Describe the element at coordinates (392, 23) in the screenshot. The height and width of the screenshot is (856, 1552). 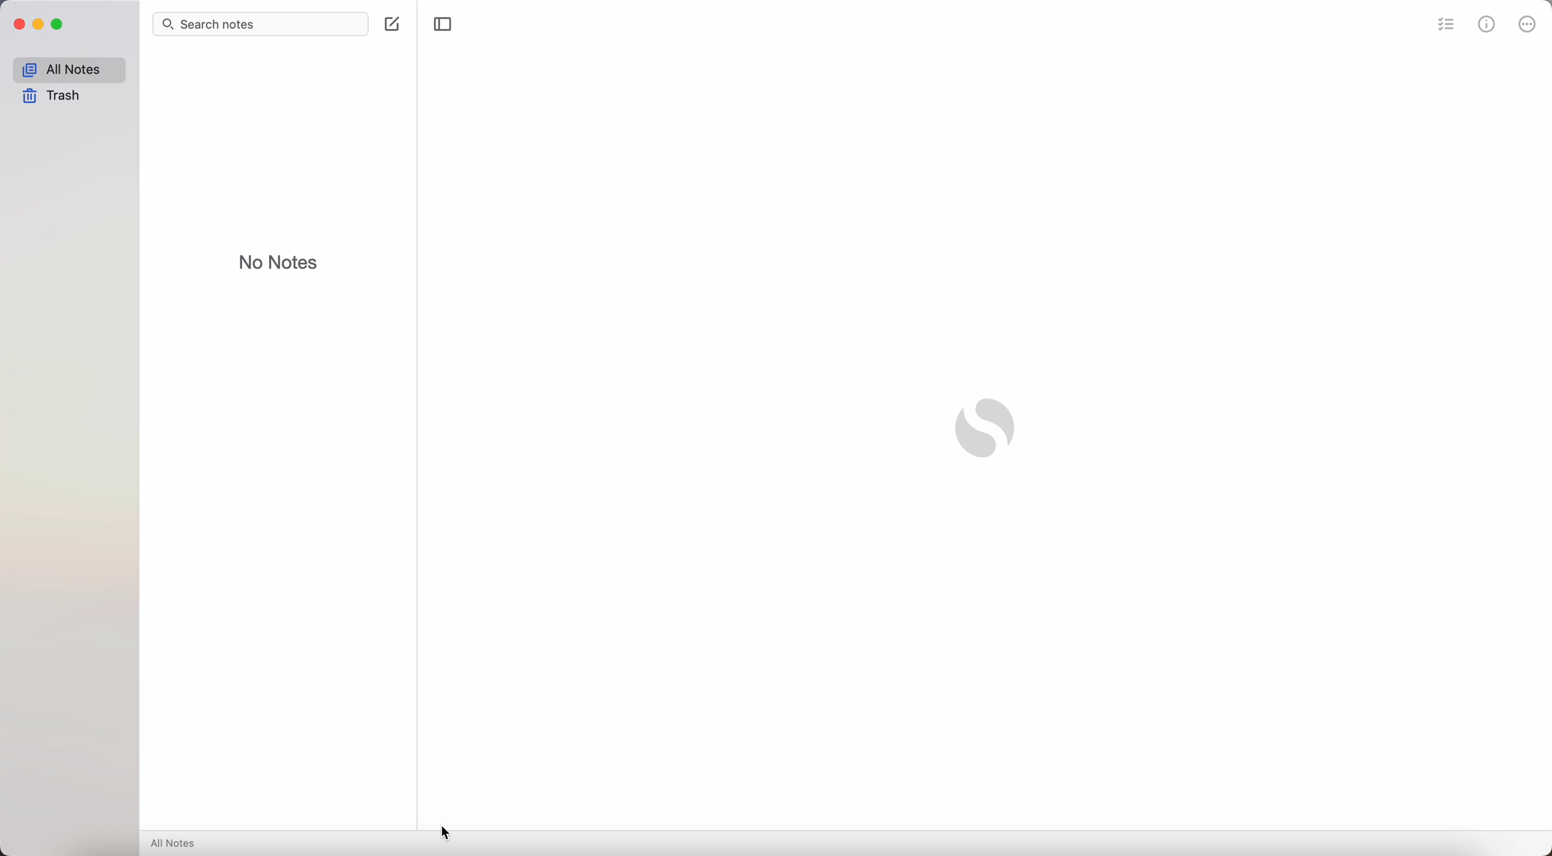
I see `create note` at that location.